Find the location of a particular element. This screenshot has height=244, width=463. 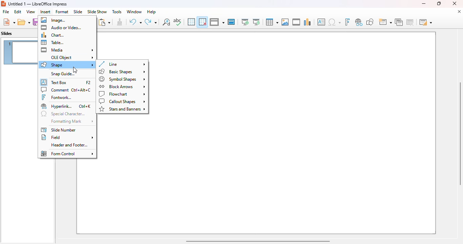

fontwork is located at coordinates (57, 97).